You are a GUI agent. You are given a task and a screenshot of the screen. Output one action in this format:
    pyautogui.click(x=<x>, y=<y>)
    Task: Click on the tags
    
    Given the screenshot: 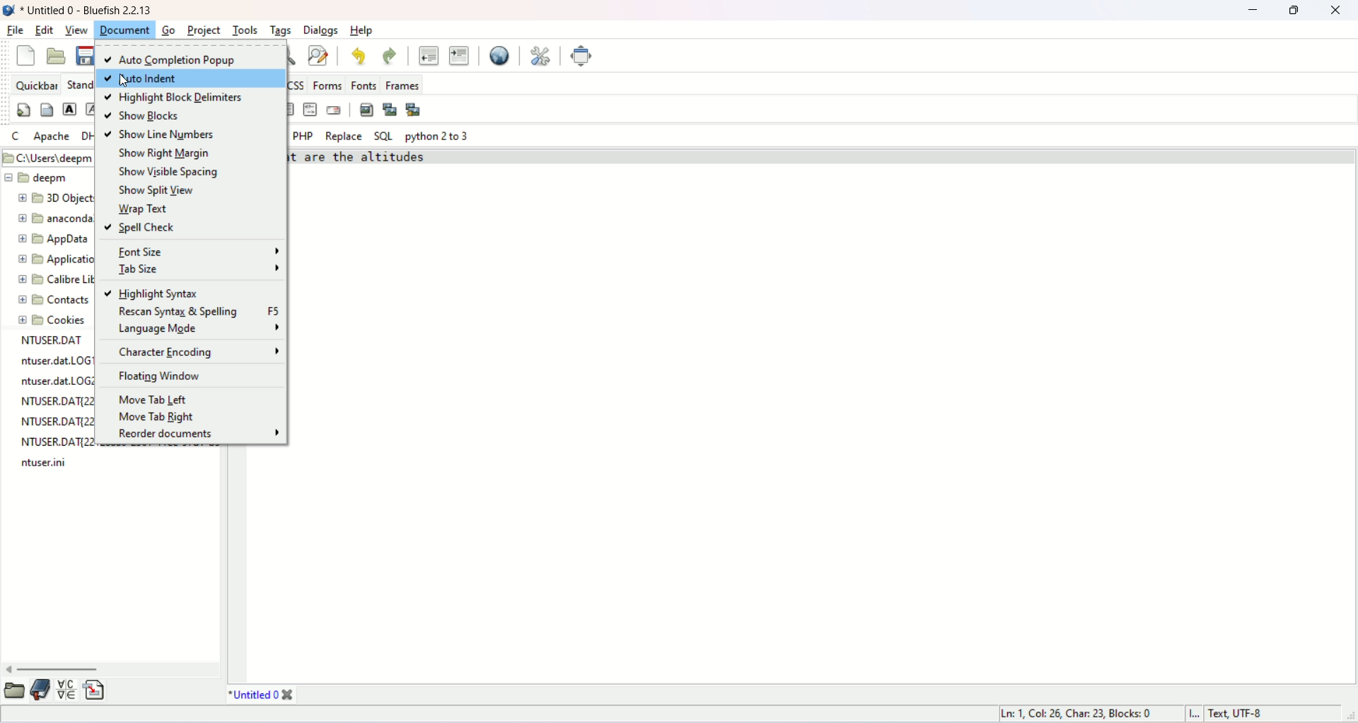 What is the action you would take?
    pyautogui.click(x=280, y=31)
    